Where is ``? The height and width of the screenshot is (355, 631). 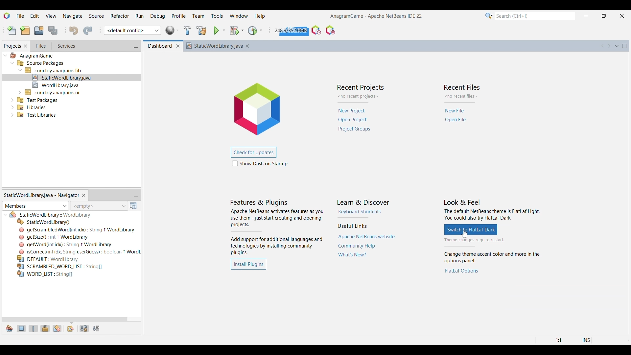
 is located at coordinates (68, 244).